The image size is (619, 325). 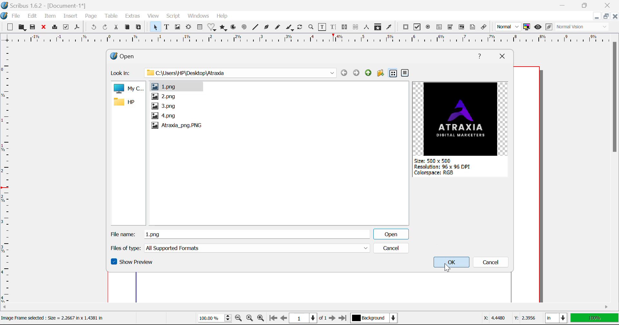 What do you see at coordinates (526, 318) in the screenshot?
I see `Y: 2.3956` at bounding box center [526, 318].